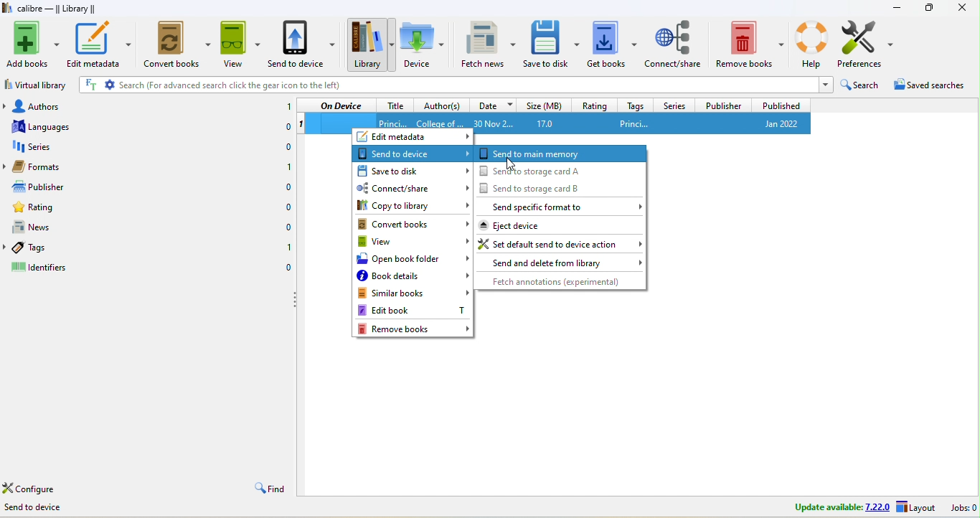 The height and width of the screenshot is (518, 980). I want to click on minimize, so click(897, 7).